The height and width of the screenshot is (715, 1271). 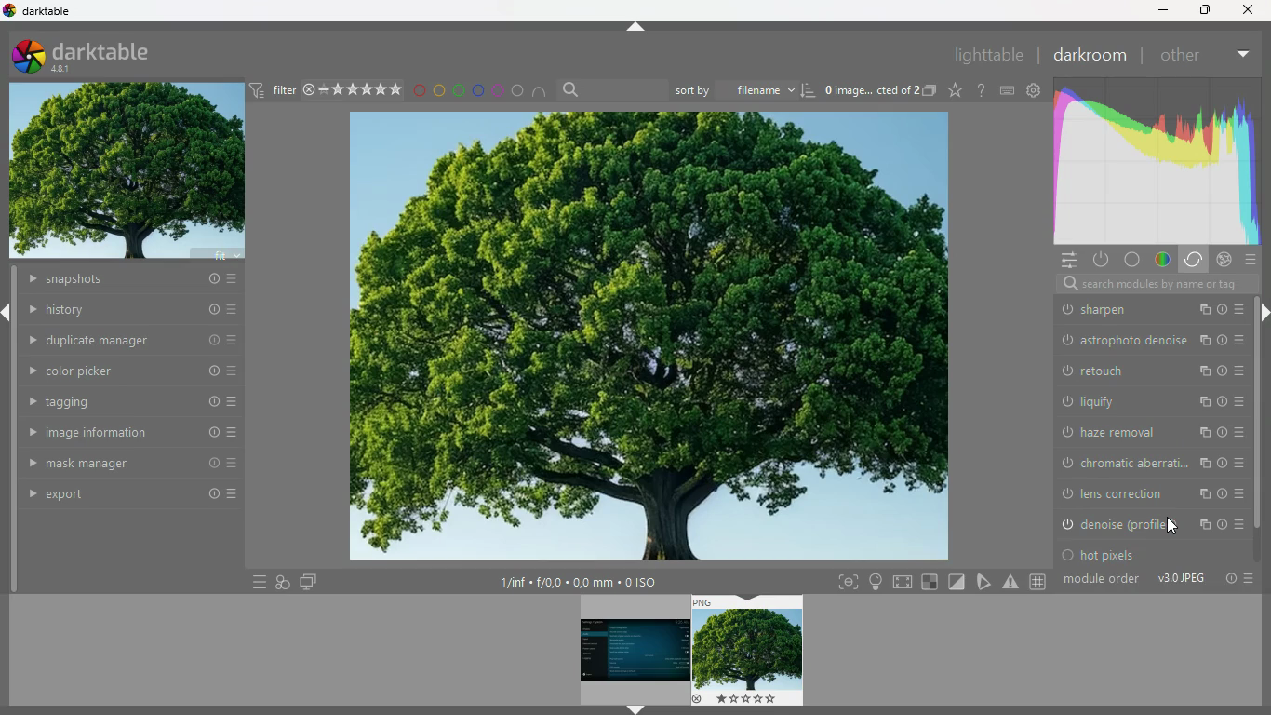 What do you see at coordinates (1245, 51) in the screenshot?
I see `more` at bounding box center [1245, 51].